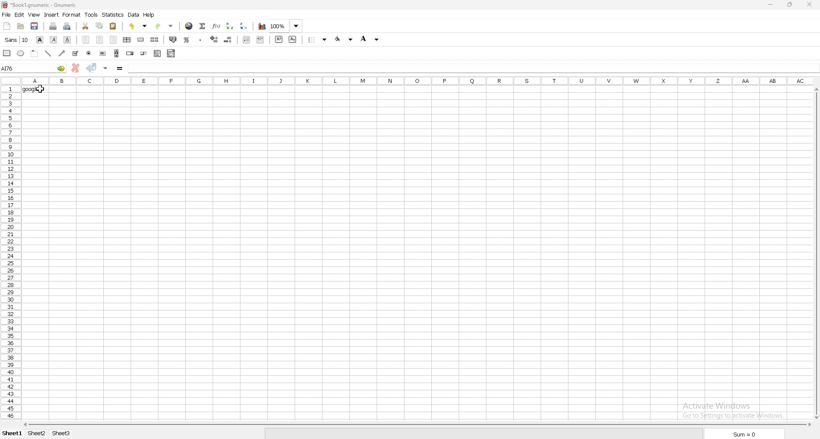  What do you see at coordinates (40, 40) in the screenshot?
I see `bold` at bounding box center [40, 40].